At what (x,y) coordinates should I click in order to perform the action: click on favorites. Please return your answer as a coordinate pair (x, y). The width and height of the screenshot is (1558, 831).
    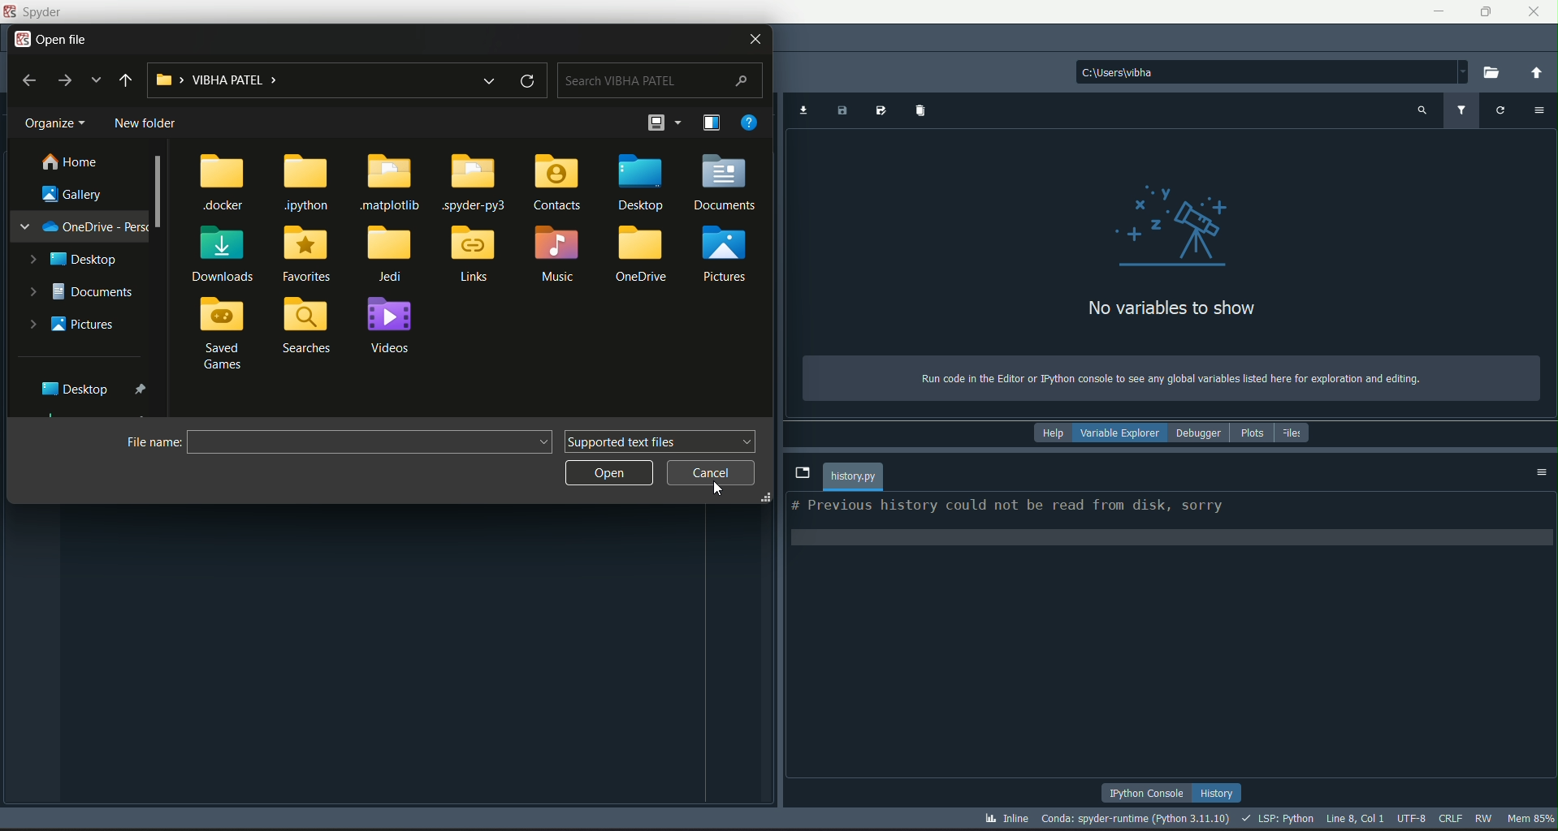
    Looking at the image, I should click on (306, 254).